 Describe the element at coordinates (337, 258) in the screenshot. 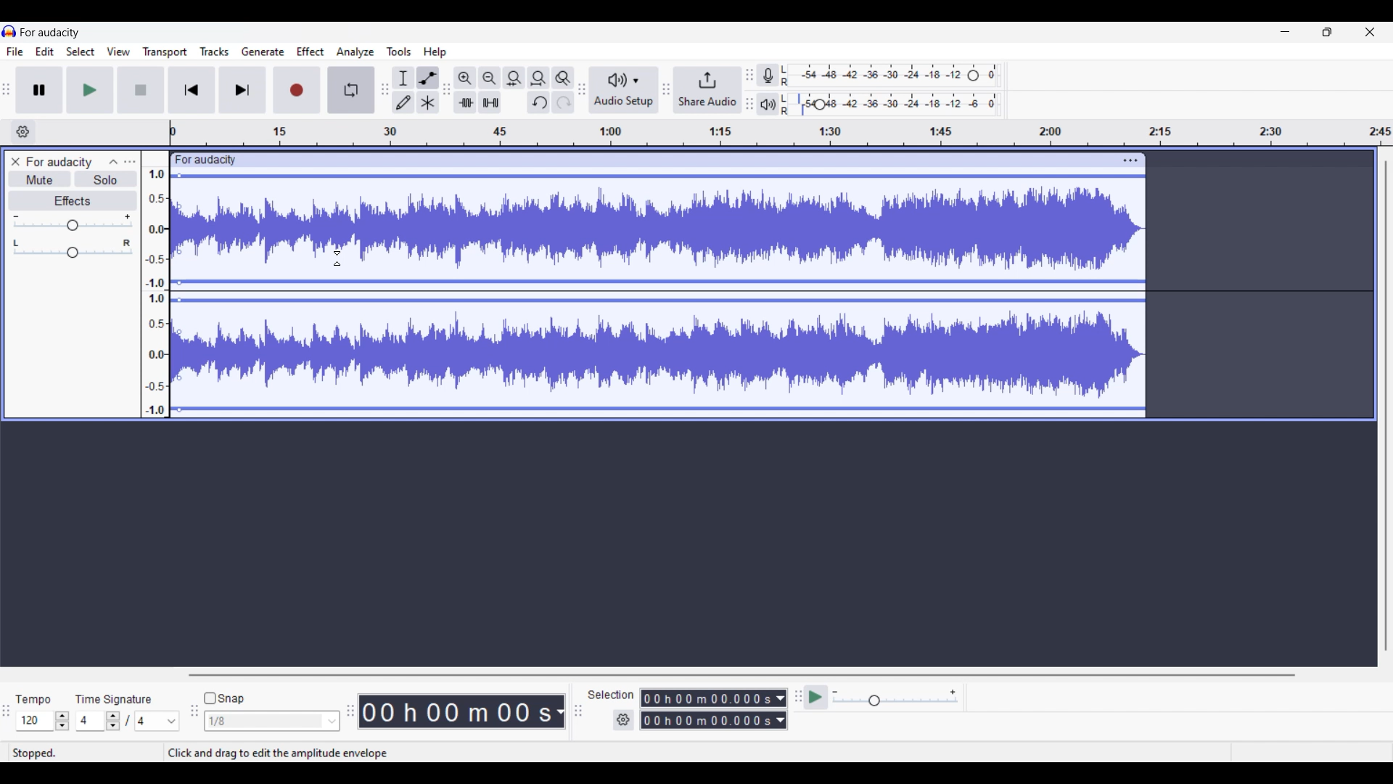

I see `cursor` at that location.